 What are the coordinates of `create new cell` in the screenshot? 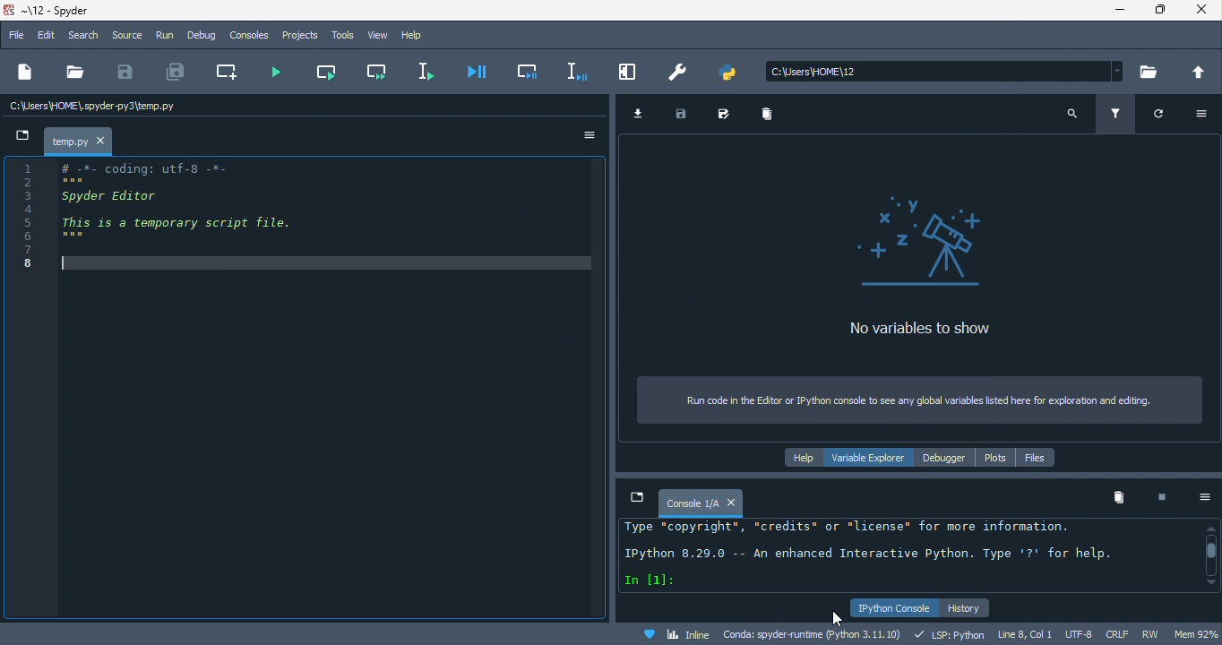 It's located at (231, 73).